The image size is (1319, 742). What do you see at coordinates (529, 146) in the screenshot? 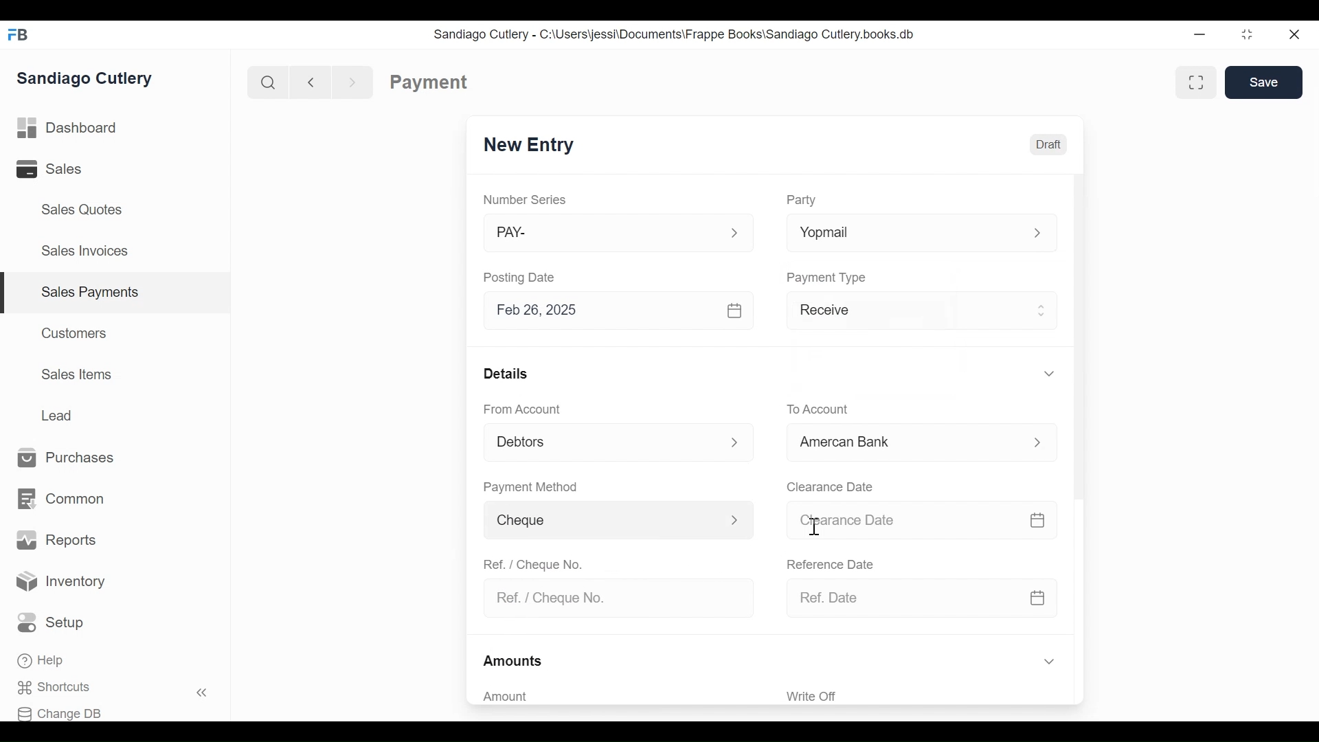
I see `New Entry` at bounding box center [529, 146].